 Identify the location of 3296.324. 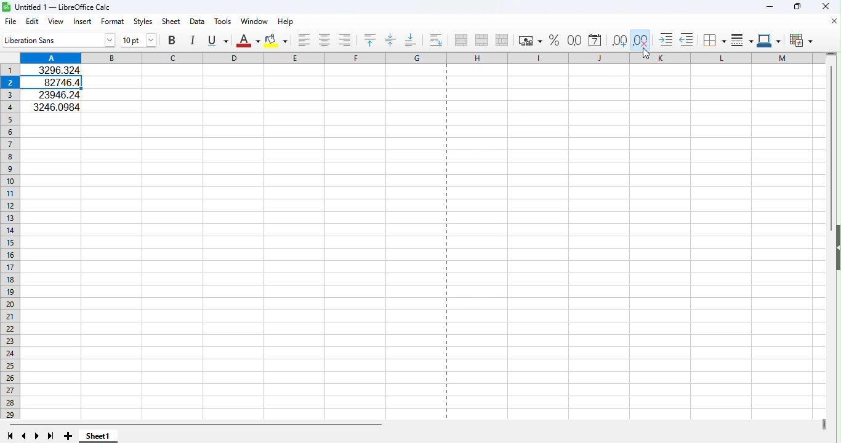
(58, 70).